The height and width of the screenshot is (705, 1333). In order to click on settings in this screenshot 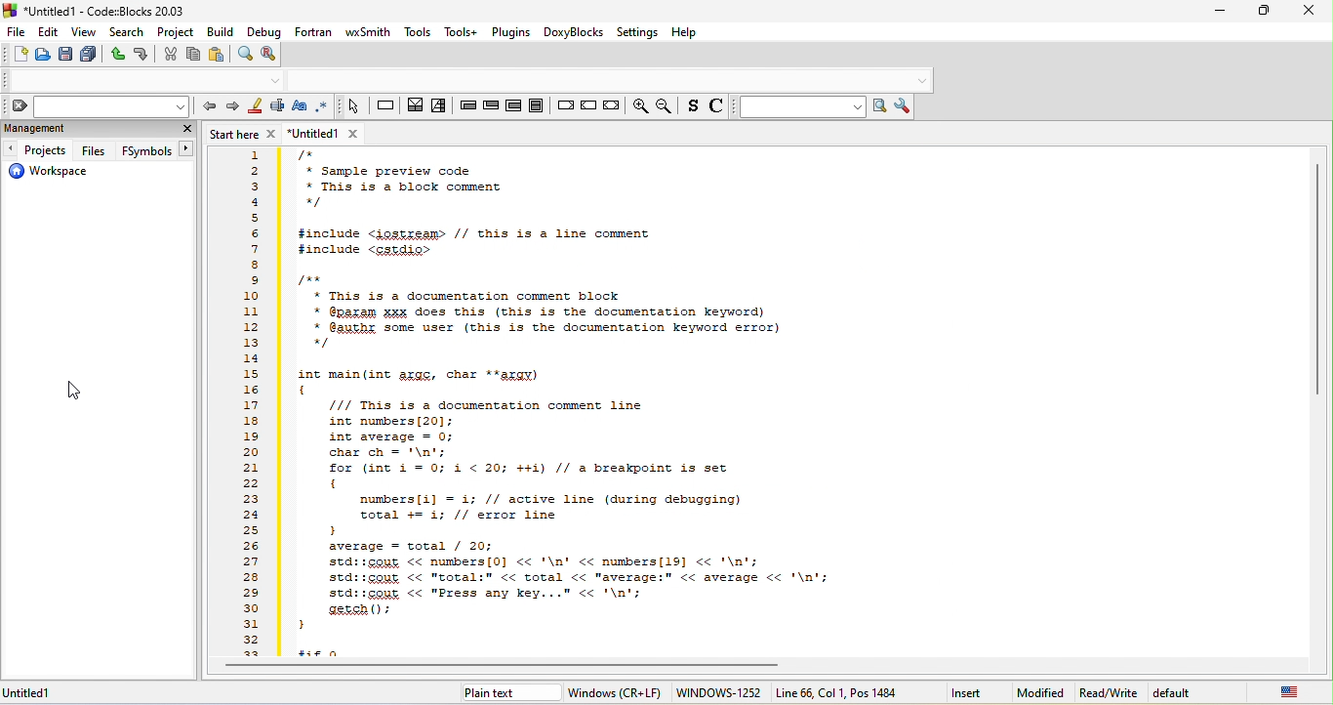, I will do `click(637, 33)`.